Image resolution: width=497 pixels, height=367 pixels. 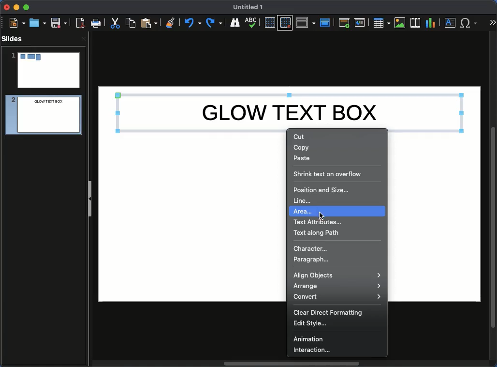 What do you see at coordinates (327, 174) in the screenshot?
I see `Shrink text on overflow` at bounding box center [327, 174].